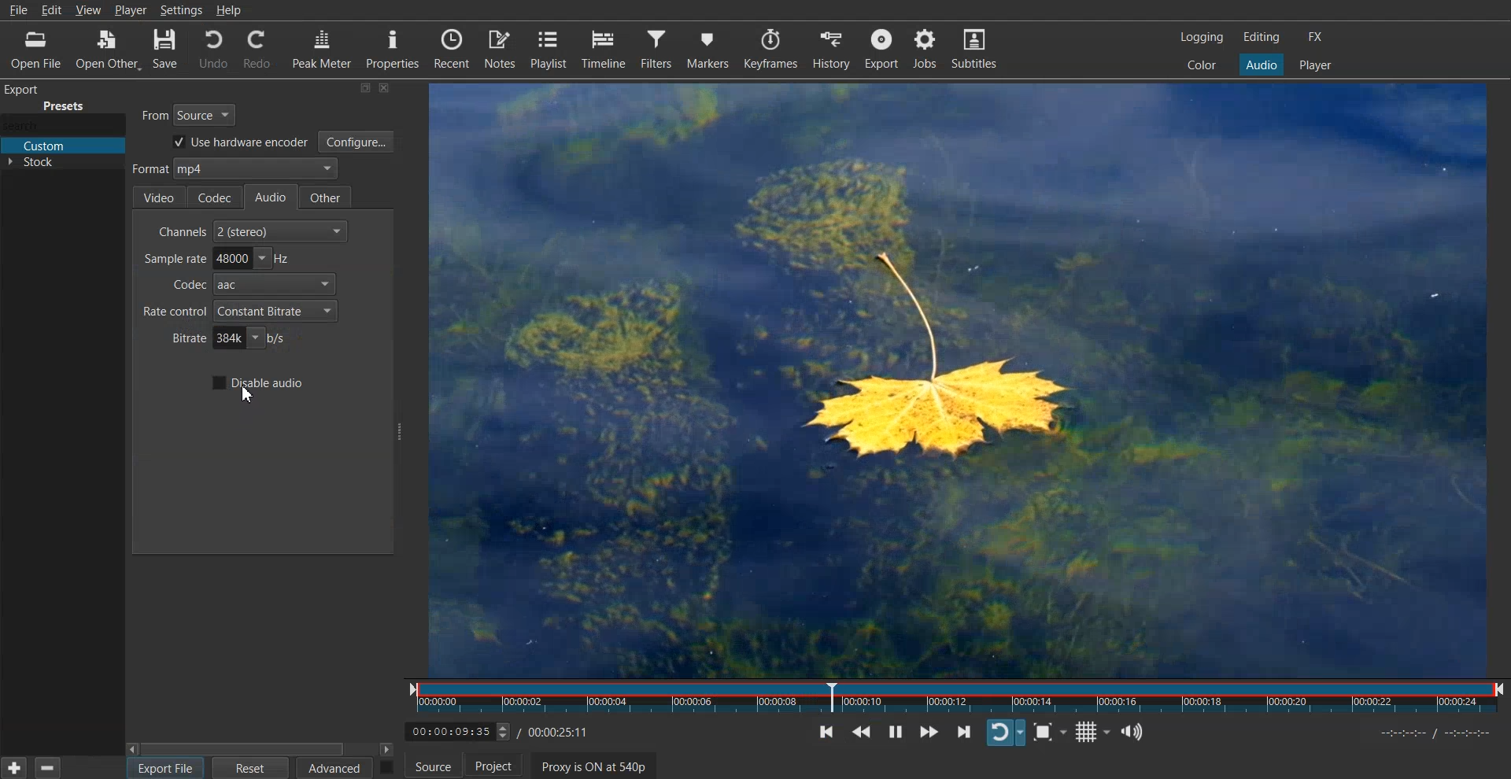  What do you see at coordinates (249, 285) in the screenshot?
I see `Codec` at bounding box center [249, 285].